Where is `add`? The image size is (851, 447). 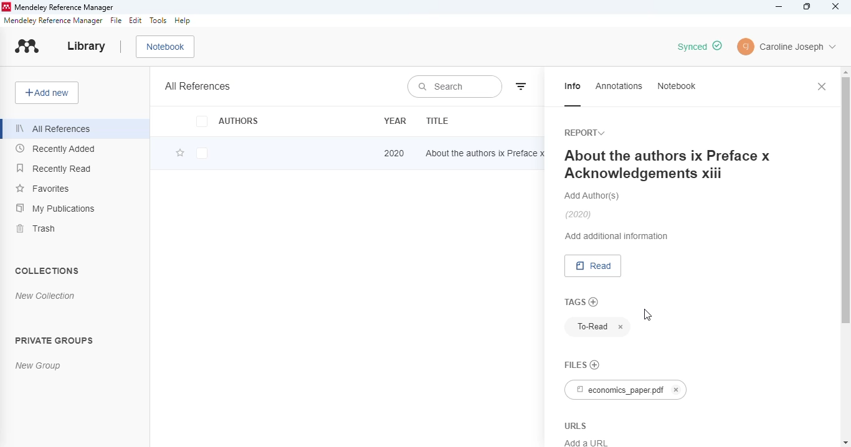 add is located at coordinates (594, 302).